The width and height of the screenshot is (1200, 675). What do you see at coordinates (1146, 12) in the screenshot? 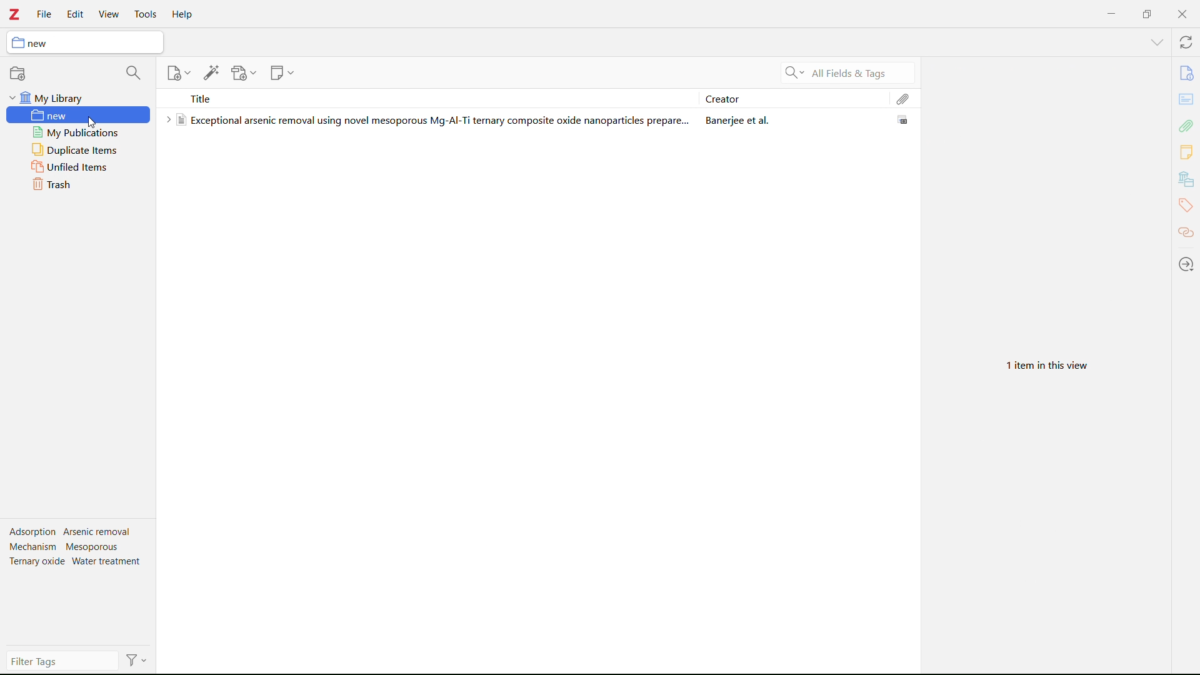
I see `maximize` at bounding box center [1146, 12].